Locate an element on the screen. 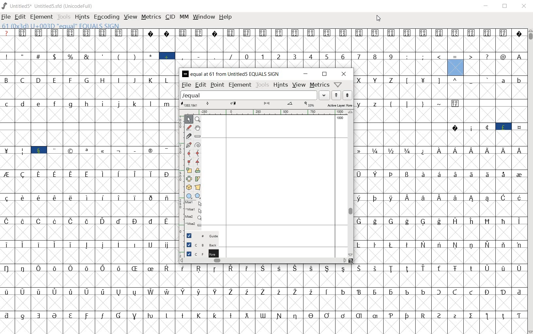 The height and width of the screenshot is (334, 533). hints is located at coordinates (280, 85).